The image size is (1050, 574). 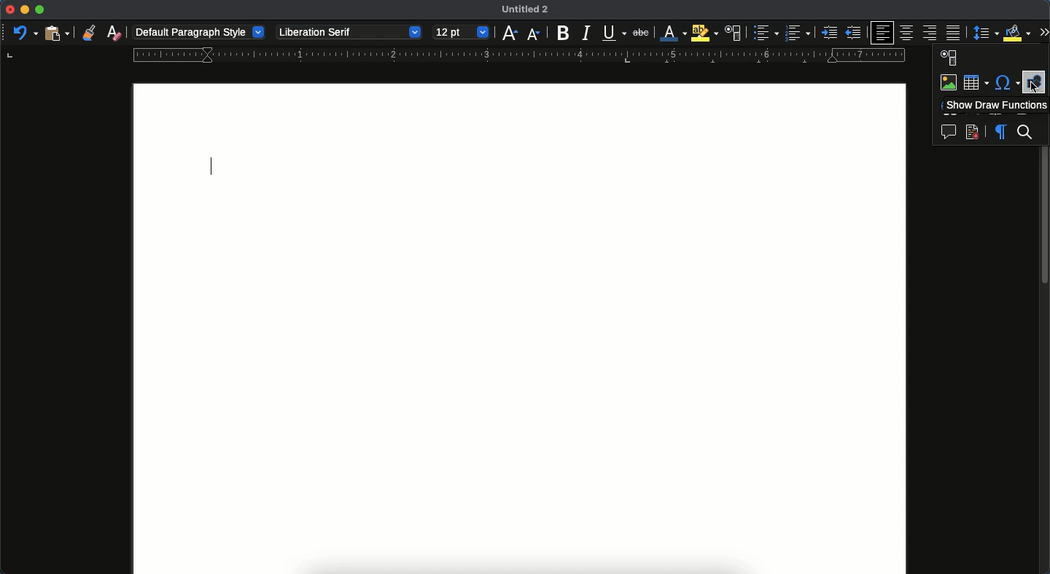 What do you see at coordinates (930, 34) in the screenshot?
I see `right align` at bounding box center [930, 34].